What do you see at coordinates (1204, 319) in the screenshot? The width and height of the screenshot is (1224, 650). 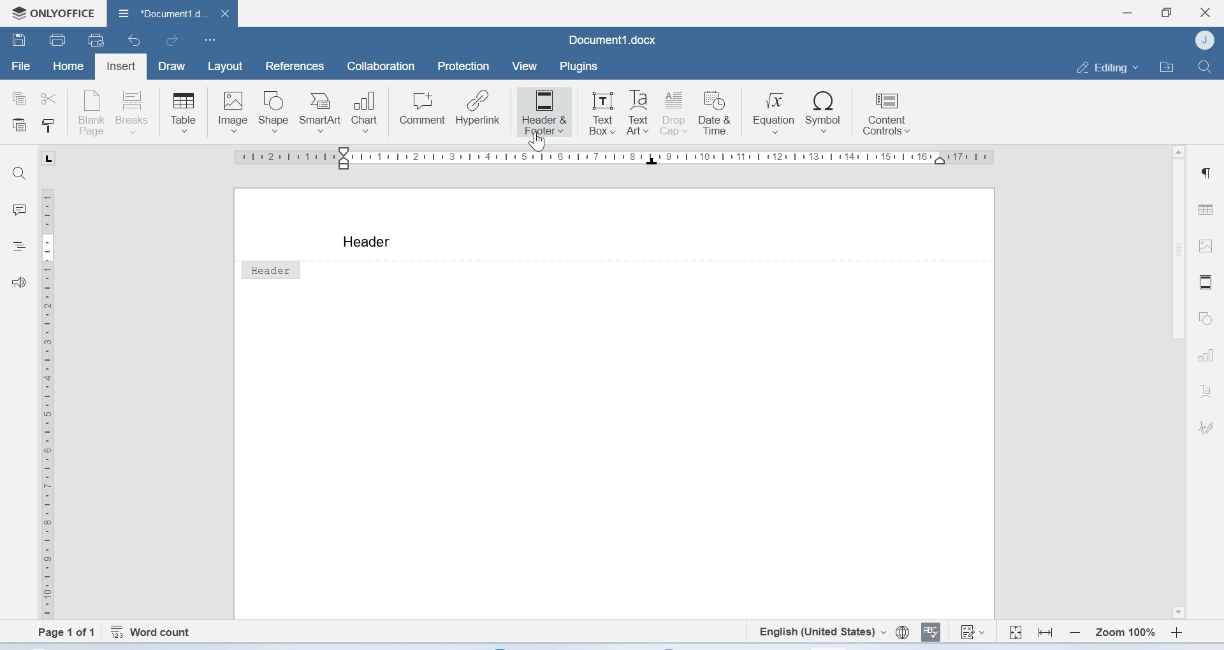 I see `Shapes` at bounding box center [1204, 319].